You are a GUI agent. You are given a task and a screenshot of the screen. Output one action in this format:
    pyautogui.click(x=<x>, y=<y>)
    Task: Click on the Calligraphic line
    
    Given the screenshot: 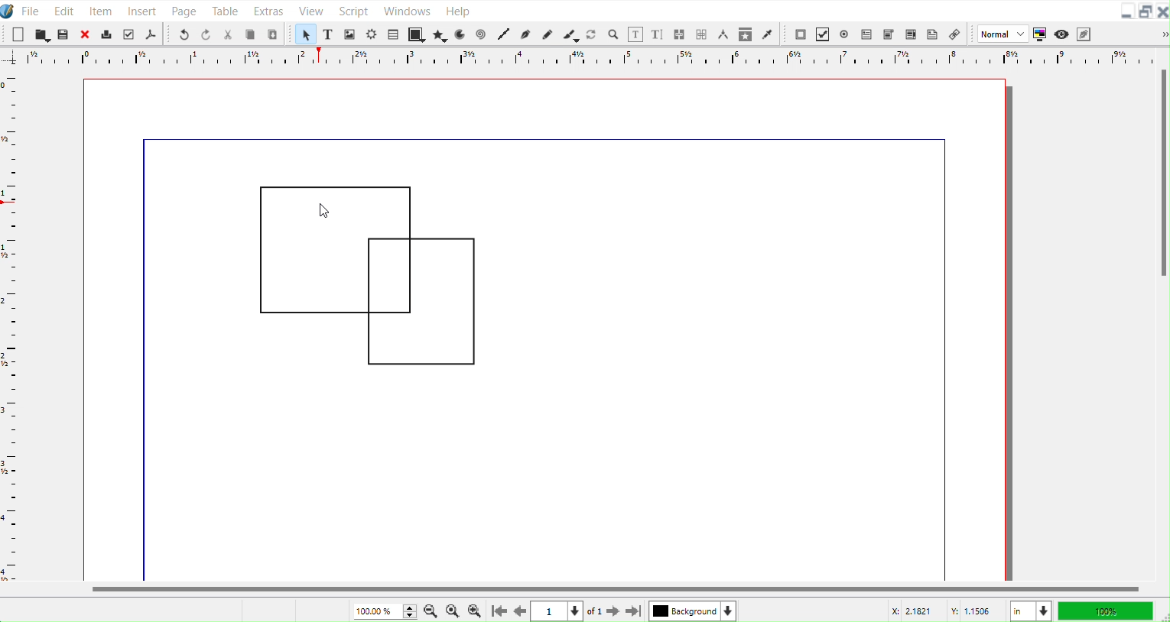 What is the action you would take?
    pyautogui.click(x=570, y=34)
    